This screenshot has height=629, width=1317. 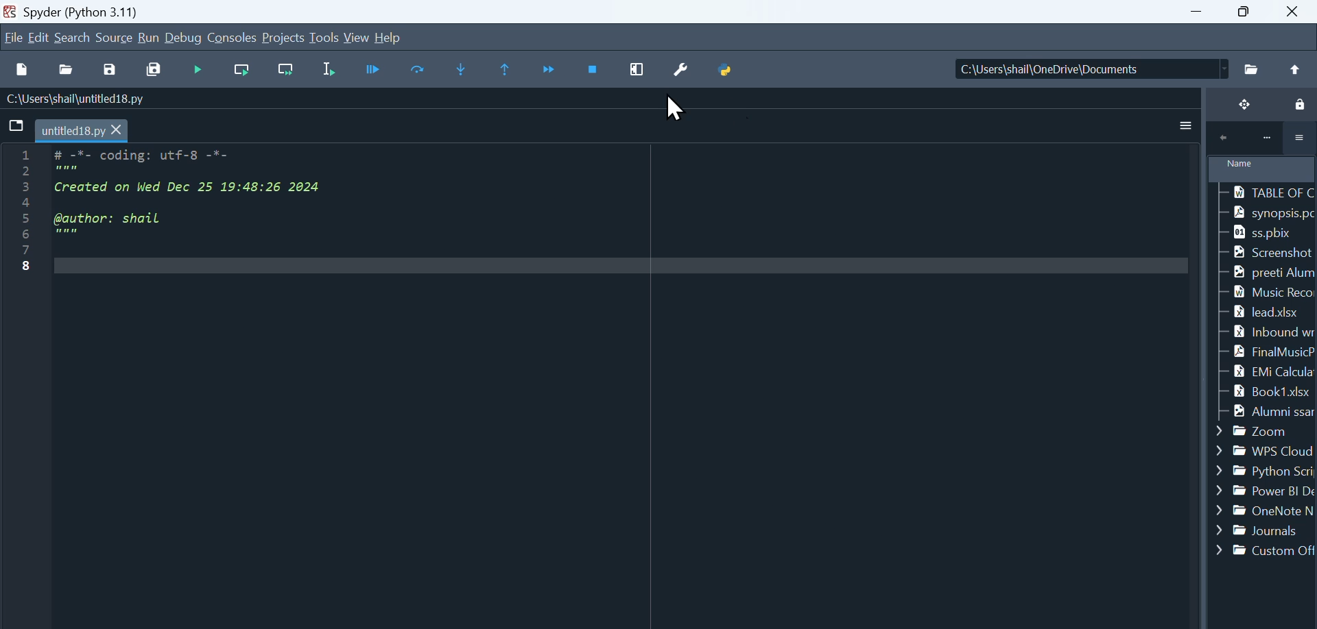 What do you see at coordinates (16, 125) in the screenshot?
I see `search tabs` at bounding box center [16, 125].